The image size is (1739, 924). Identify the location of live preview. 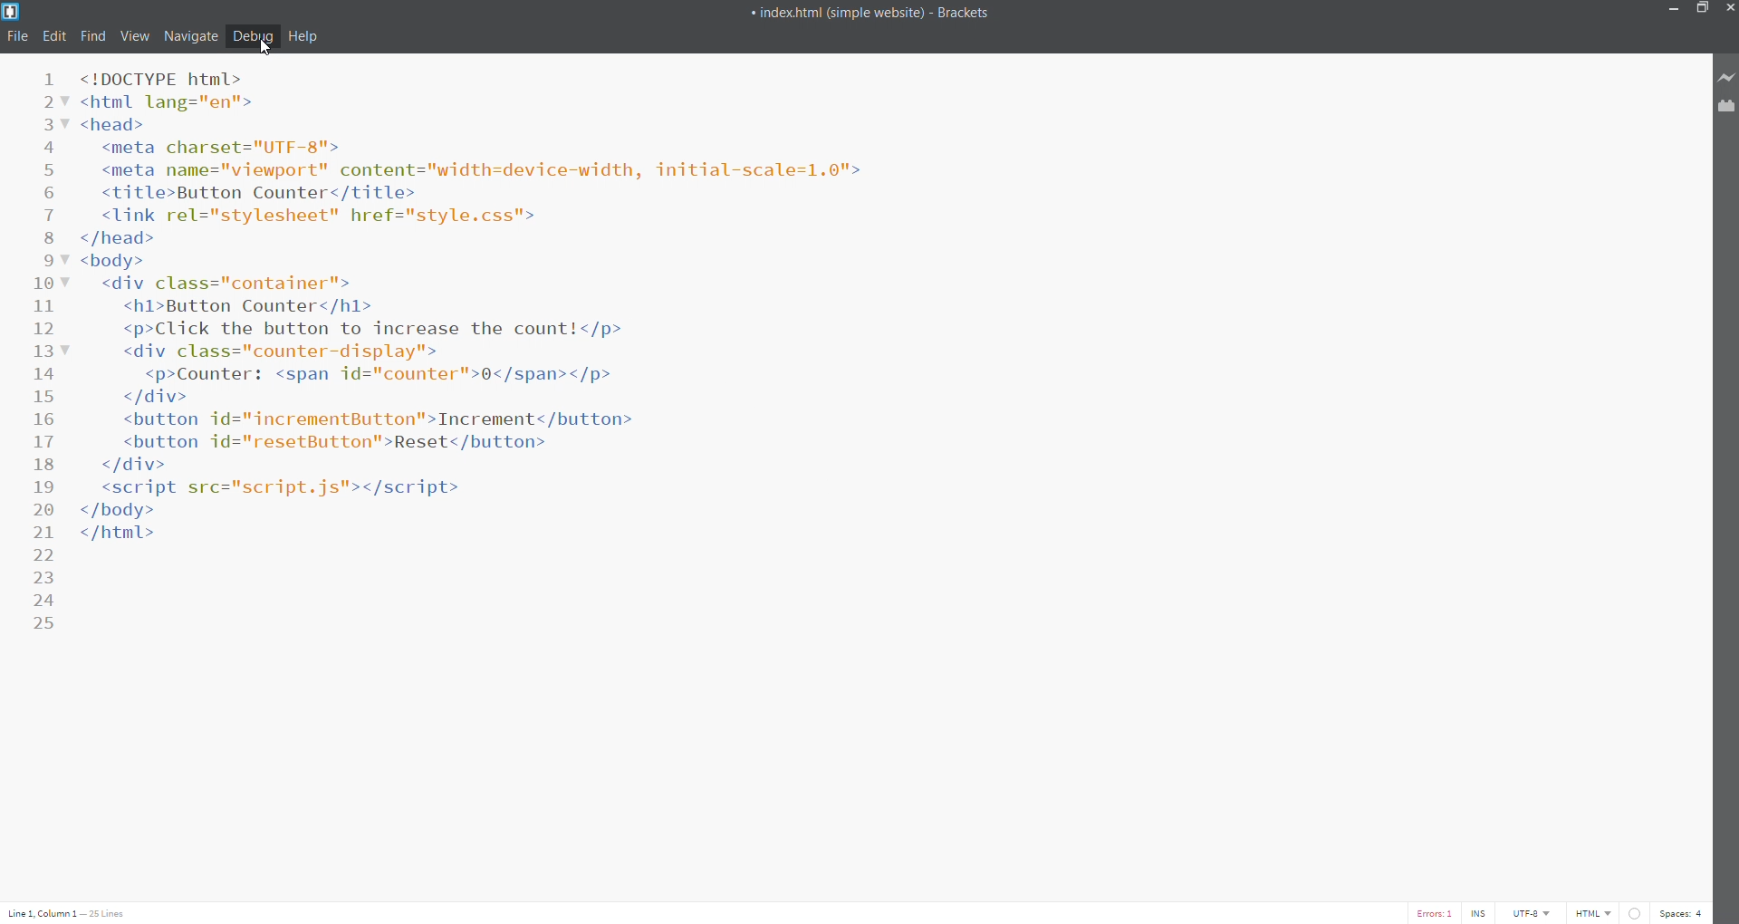
(1725, 78).